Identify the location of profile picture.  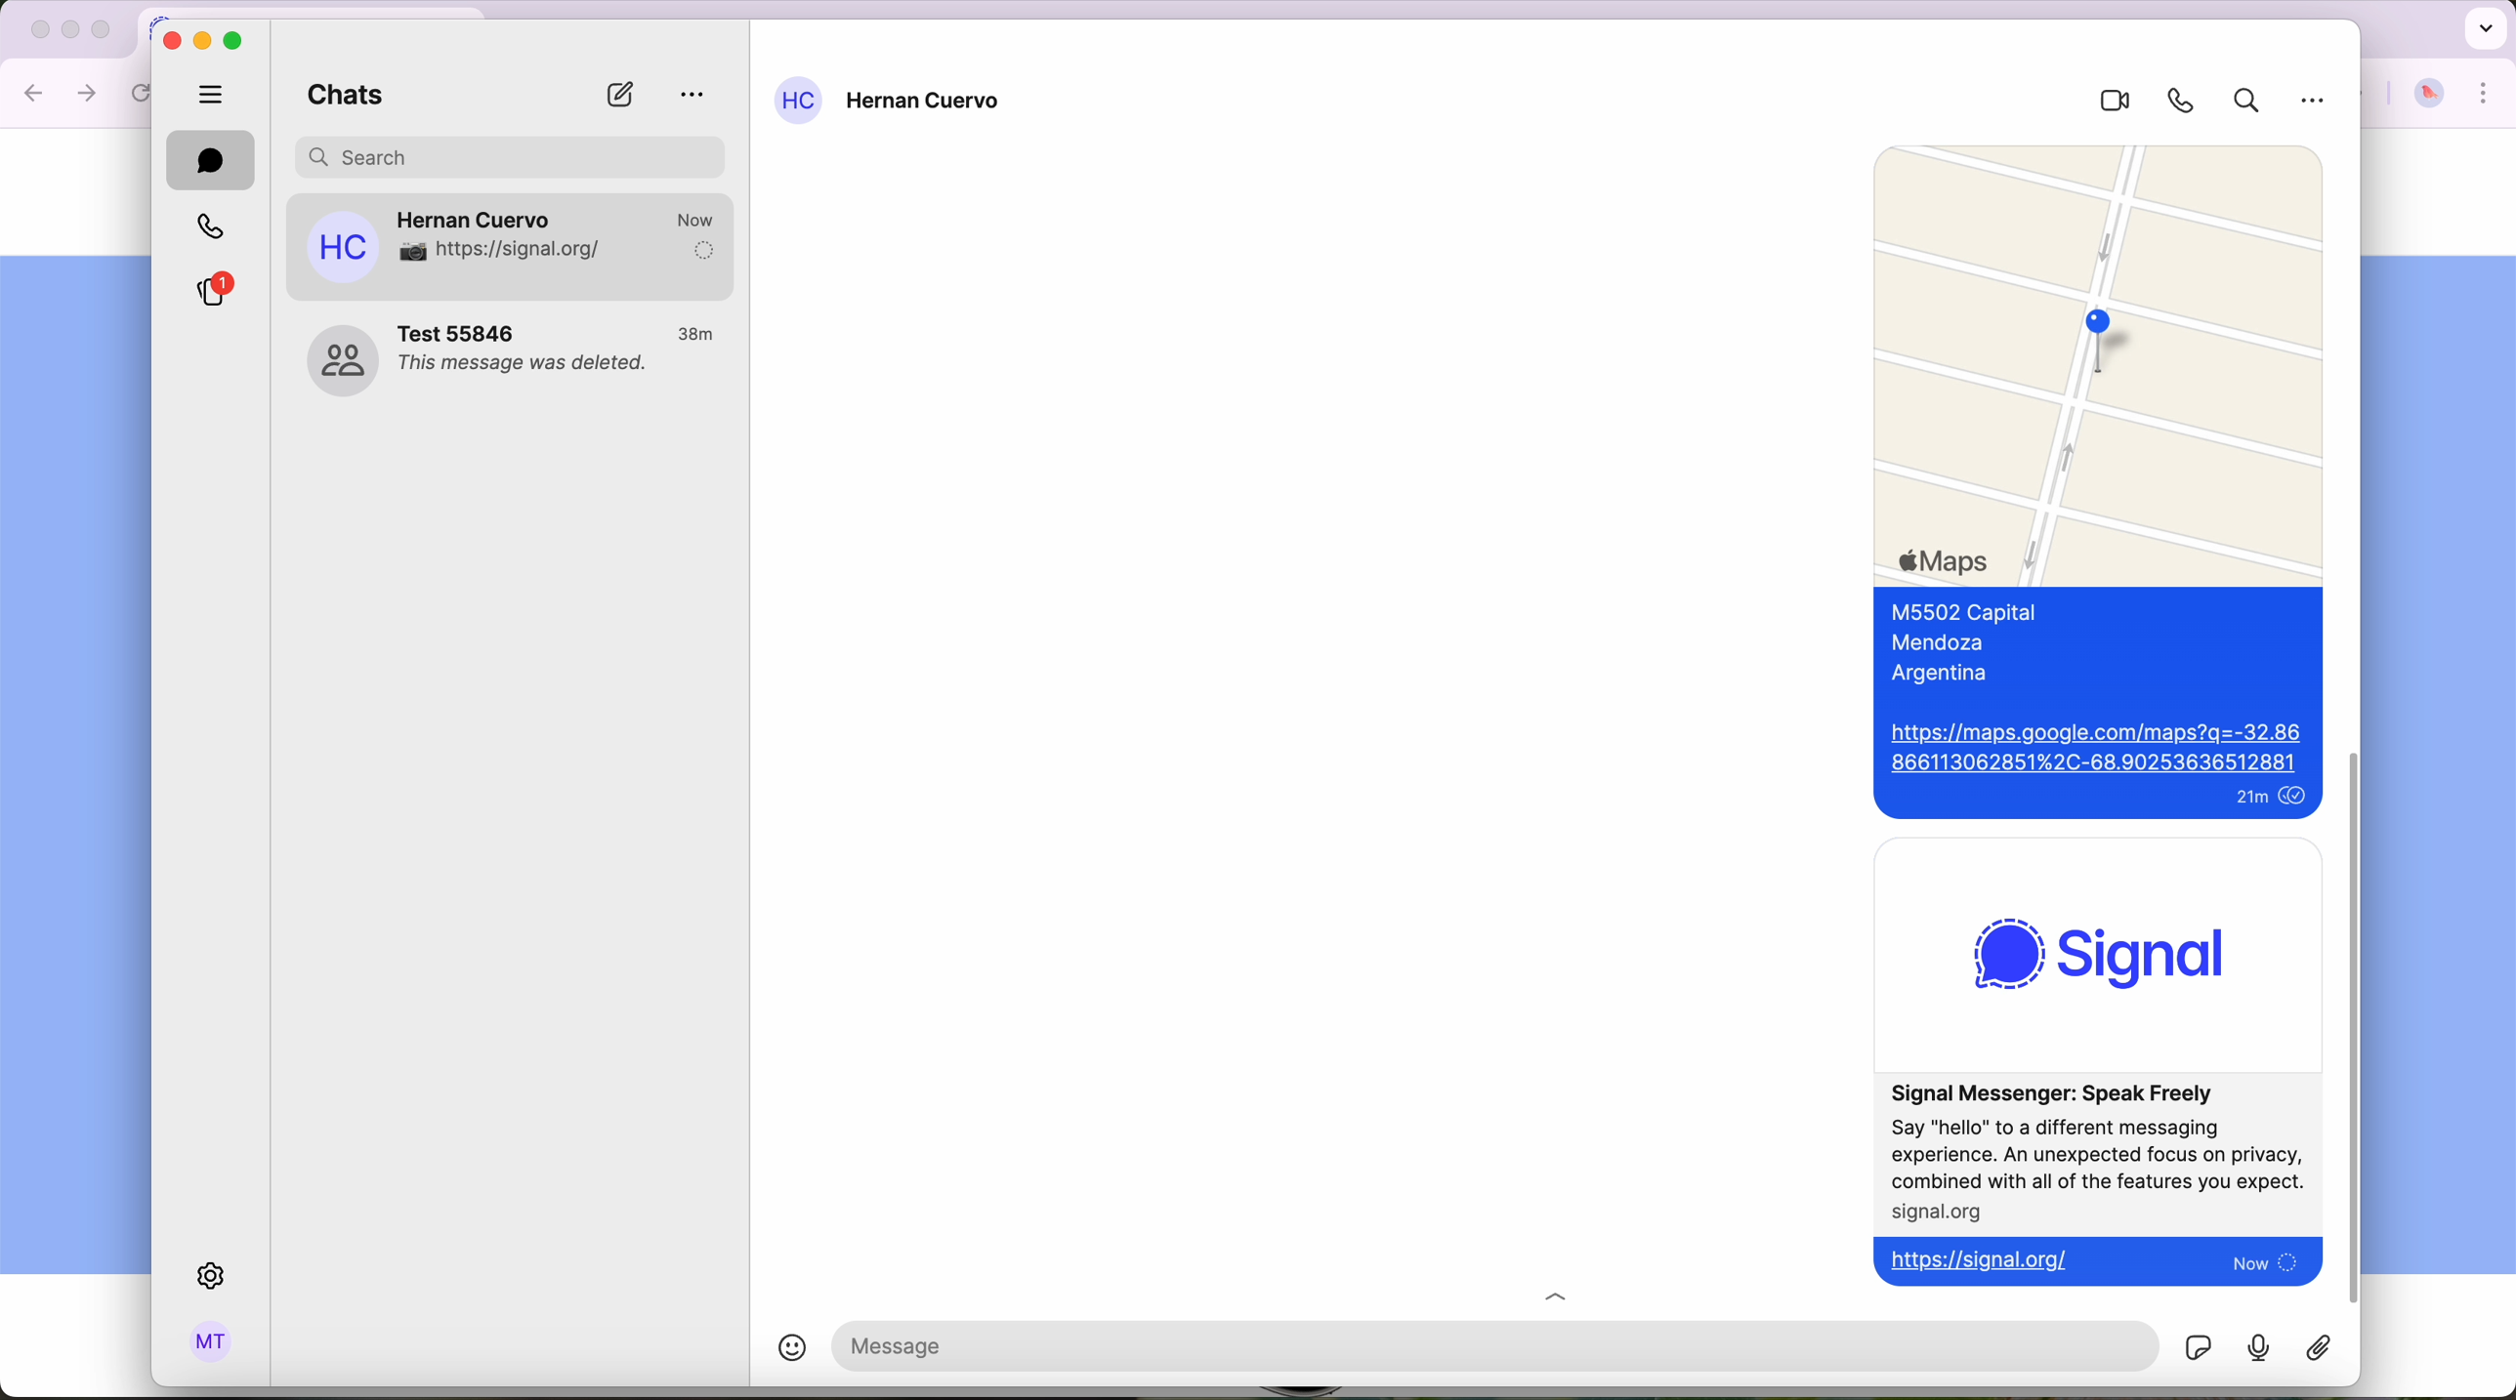
(2429, 95).